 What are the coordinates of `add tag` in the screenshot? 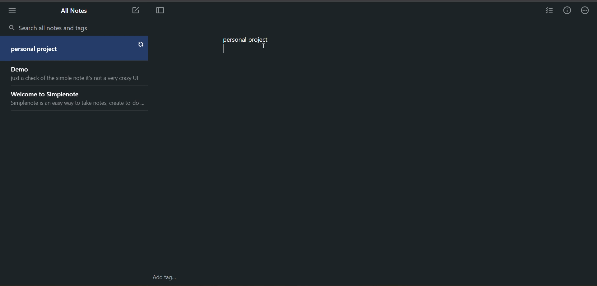 It's located at (164, 277).